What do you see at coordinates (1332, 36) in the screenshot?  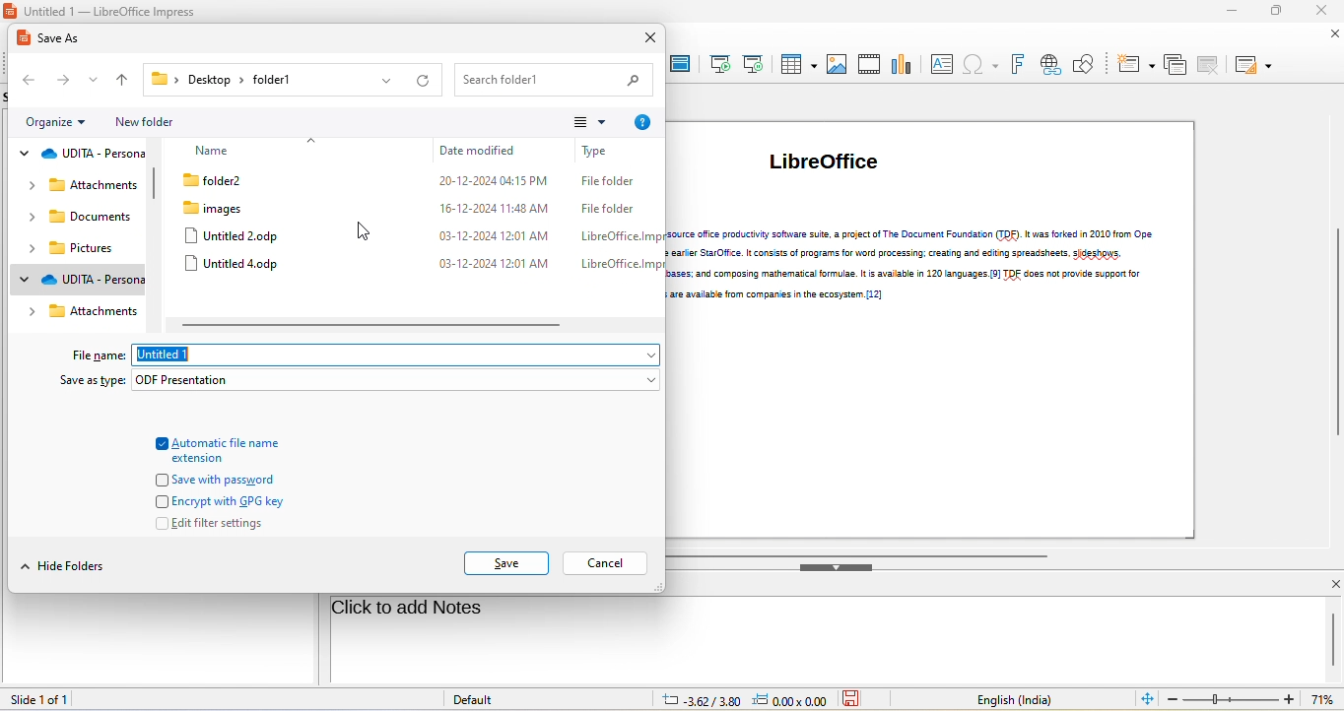 I see `close` at bounding box center [1332, 36].